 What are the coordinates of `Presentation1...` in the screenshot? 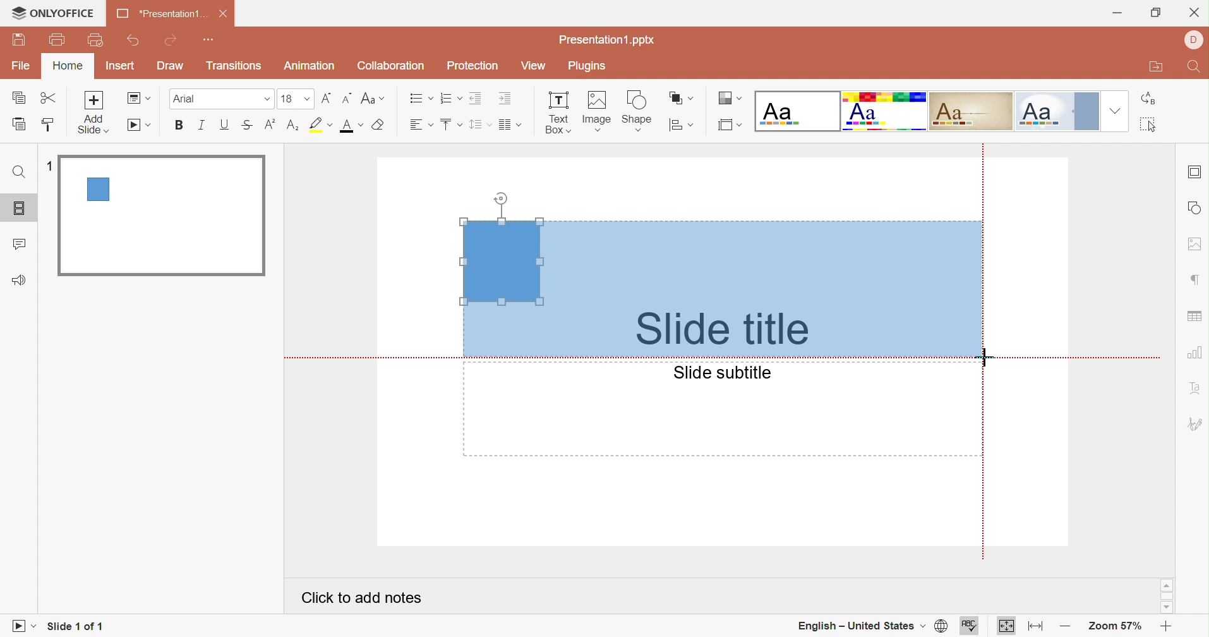 It's located at (160, 13).